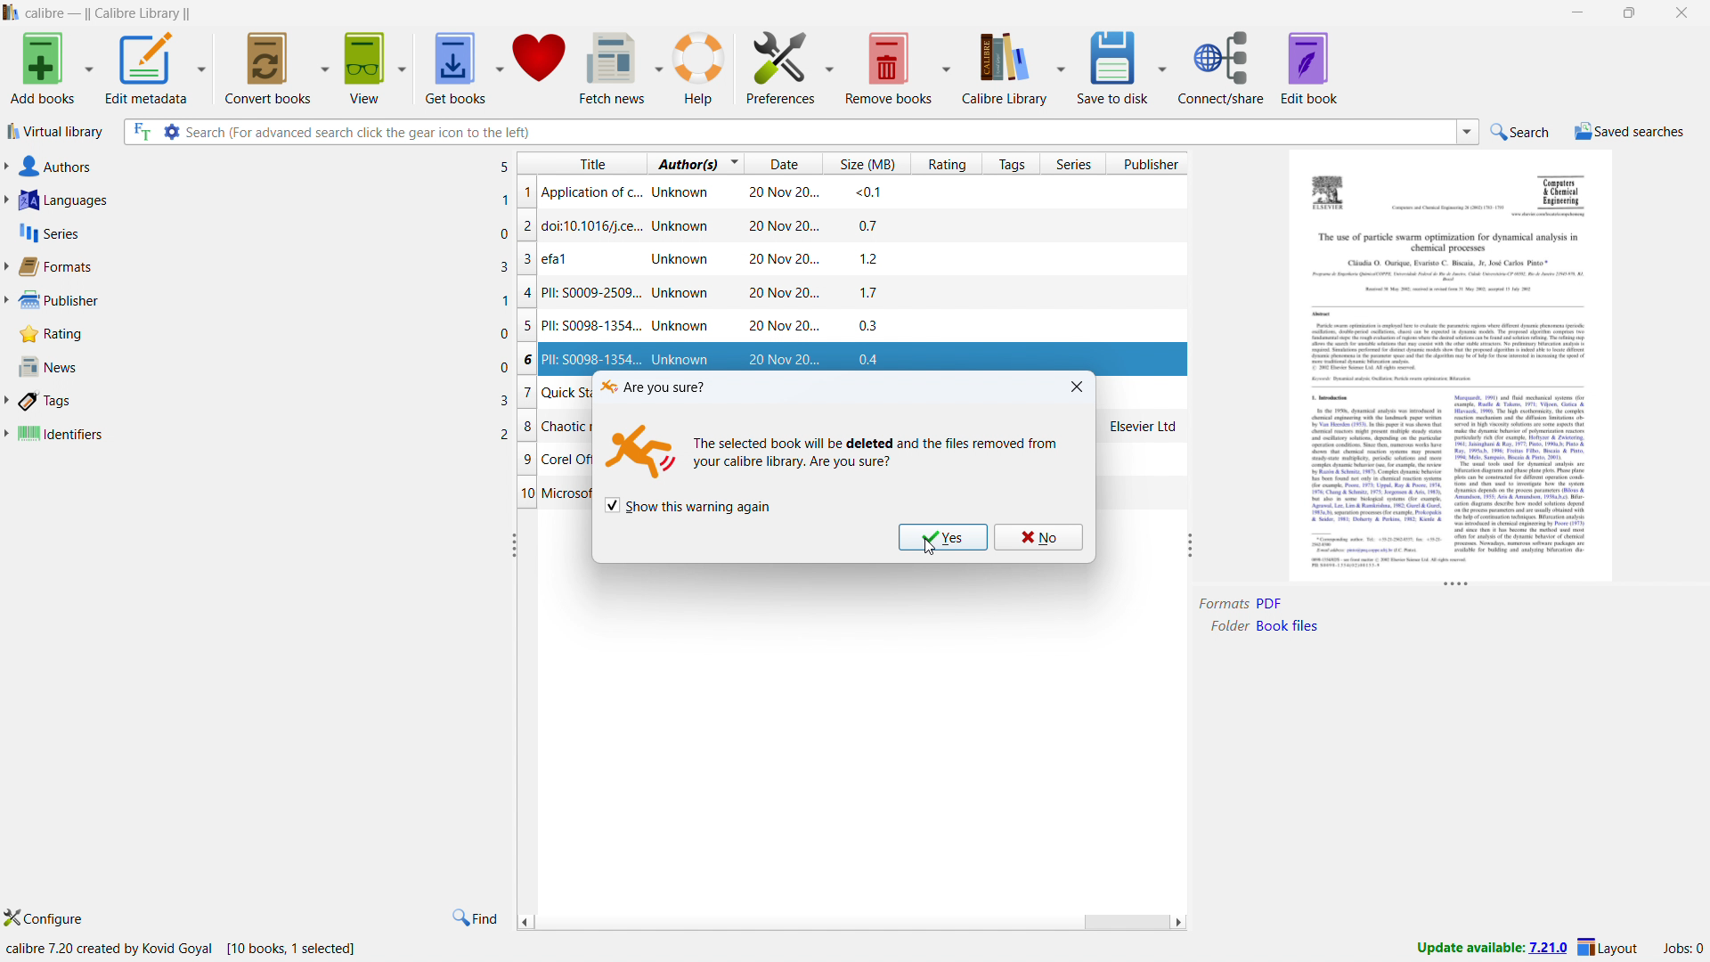 Image resolution: width=1710 pixels, height=962 pixels. I want to click on add books, so click(42, 66).